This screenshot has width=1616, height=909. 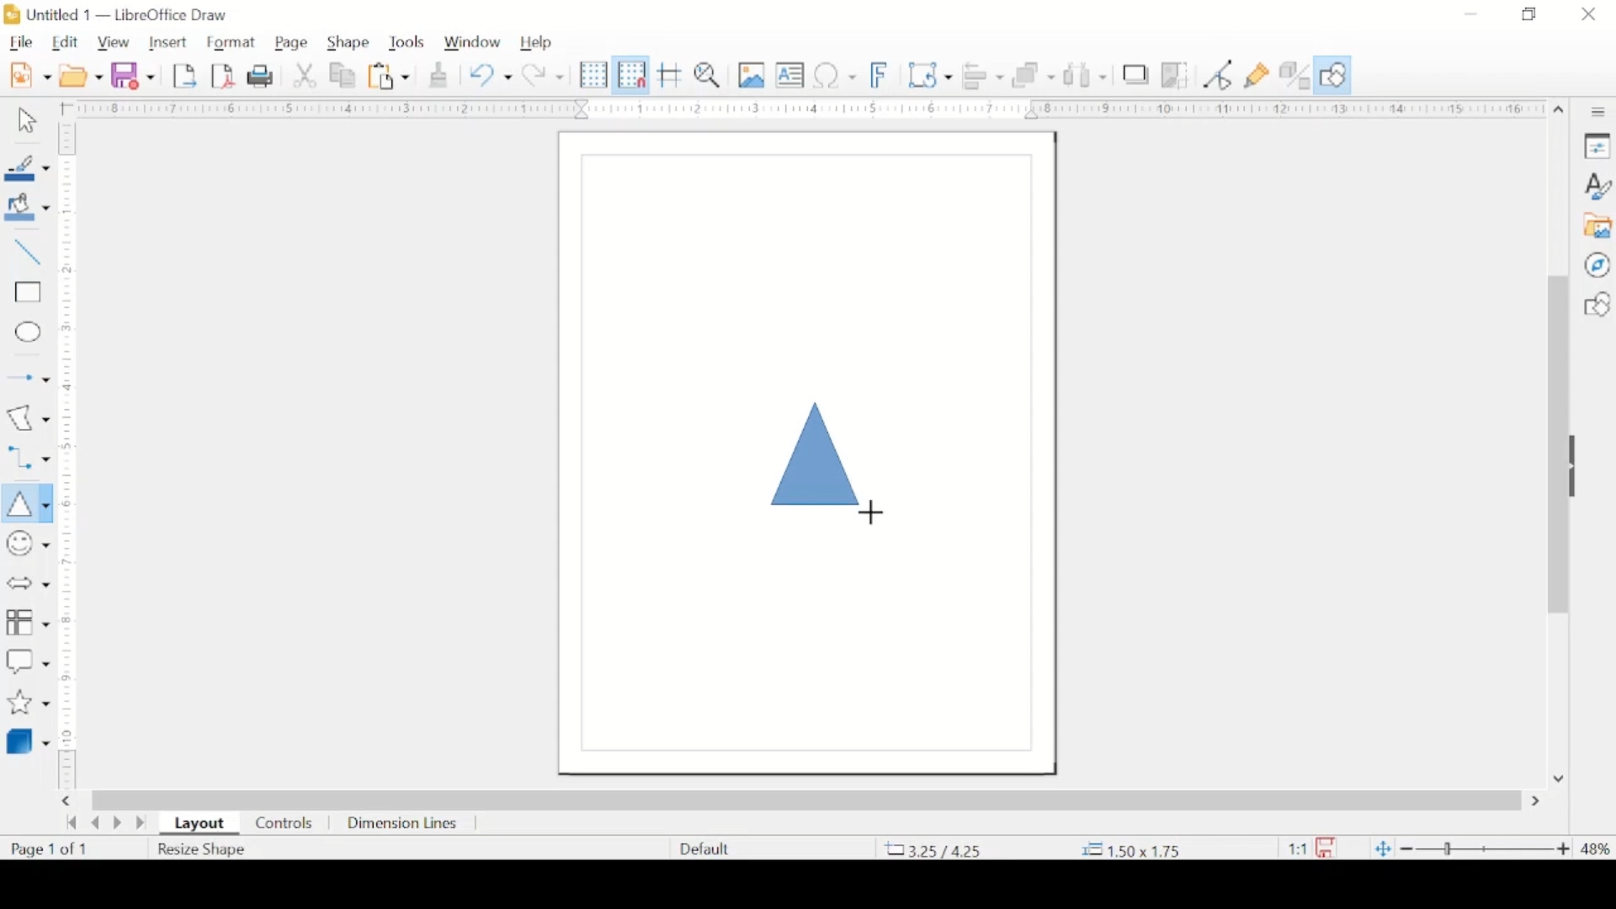 What do you see at coordinates (260, 76) in the screenshot?
I see `print` at bounding box center [260, 76].